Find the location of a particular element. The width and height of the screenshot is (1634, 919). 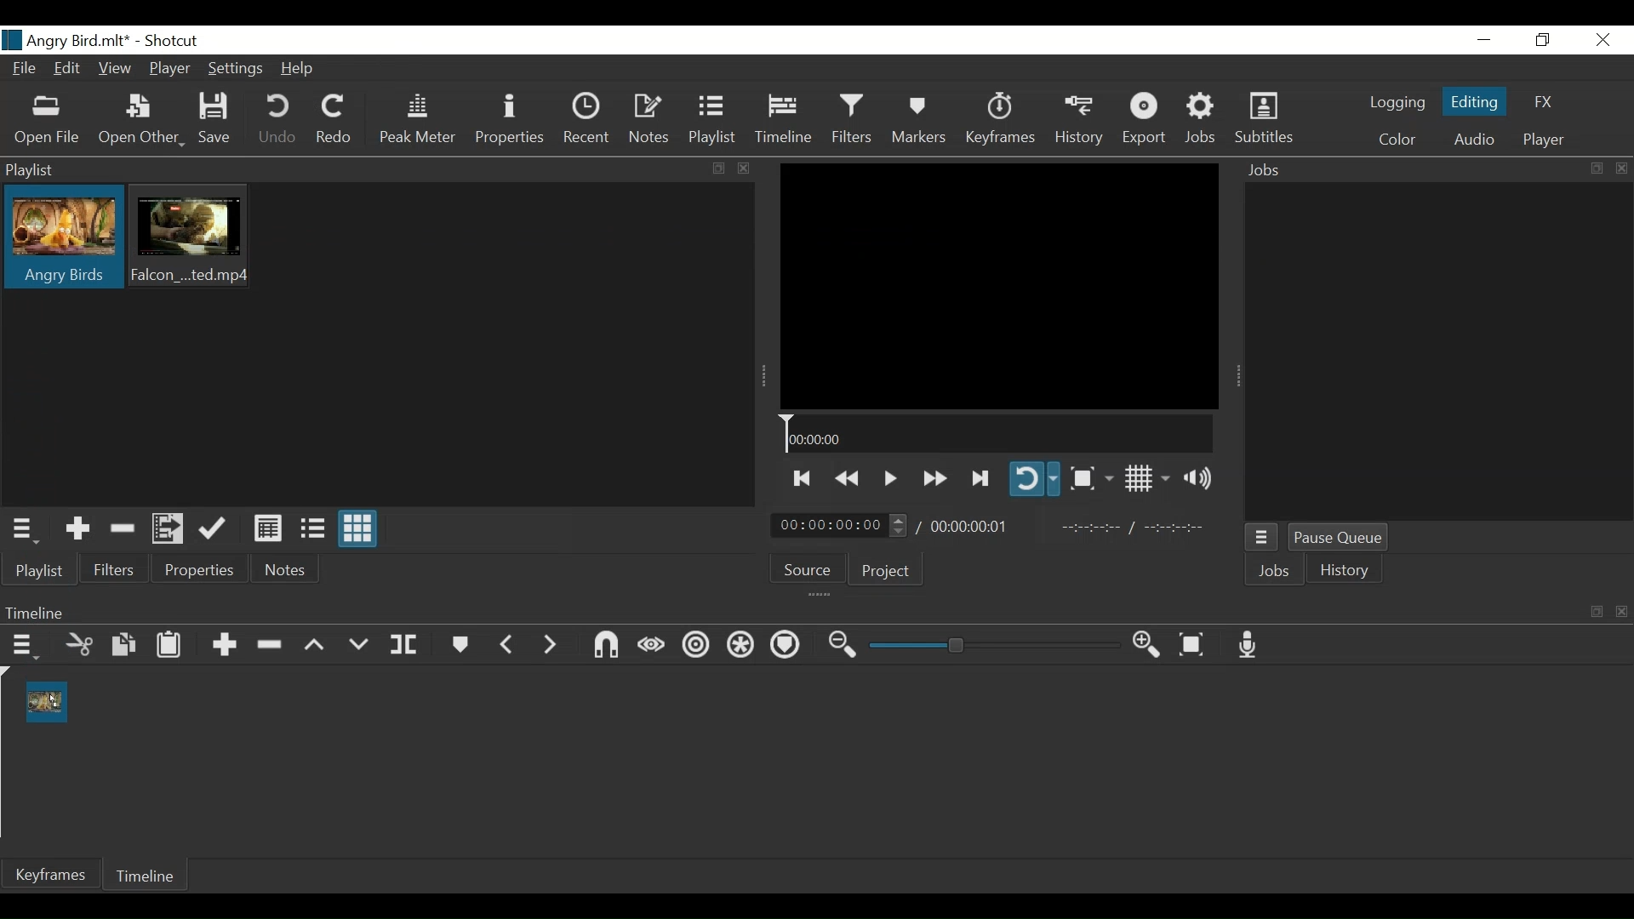

Peak Meter is located at coordinates (417, 122).